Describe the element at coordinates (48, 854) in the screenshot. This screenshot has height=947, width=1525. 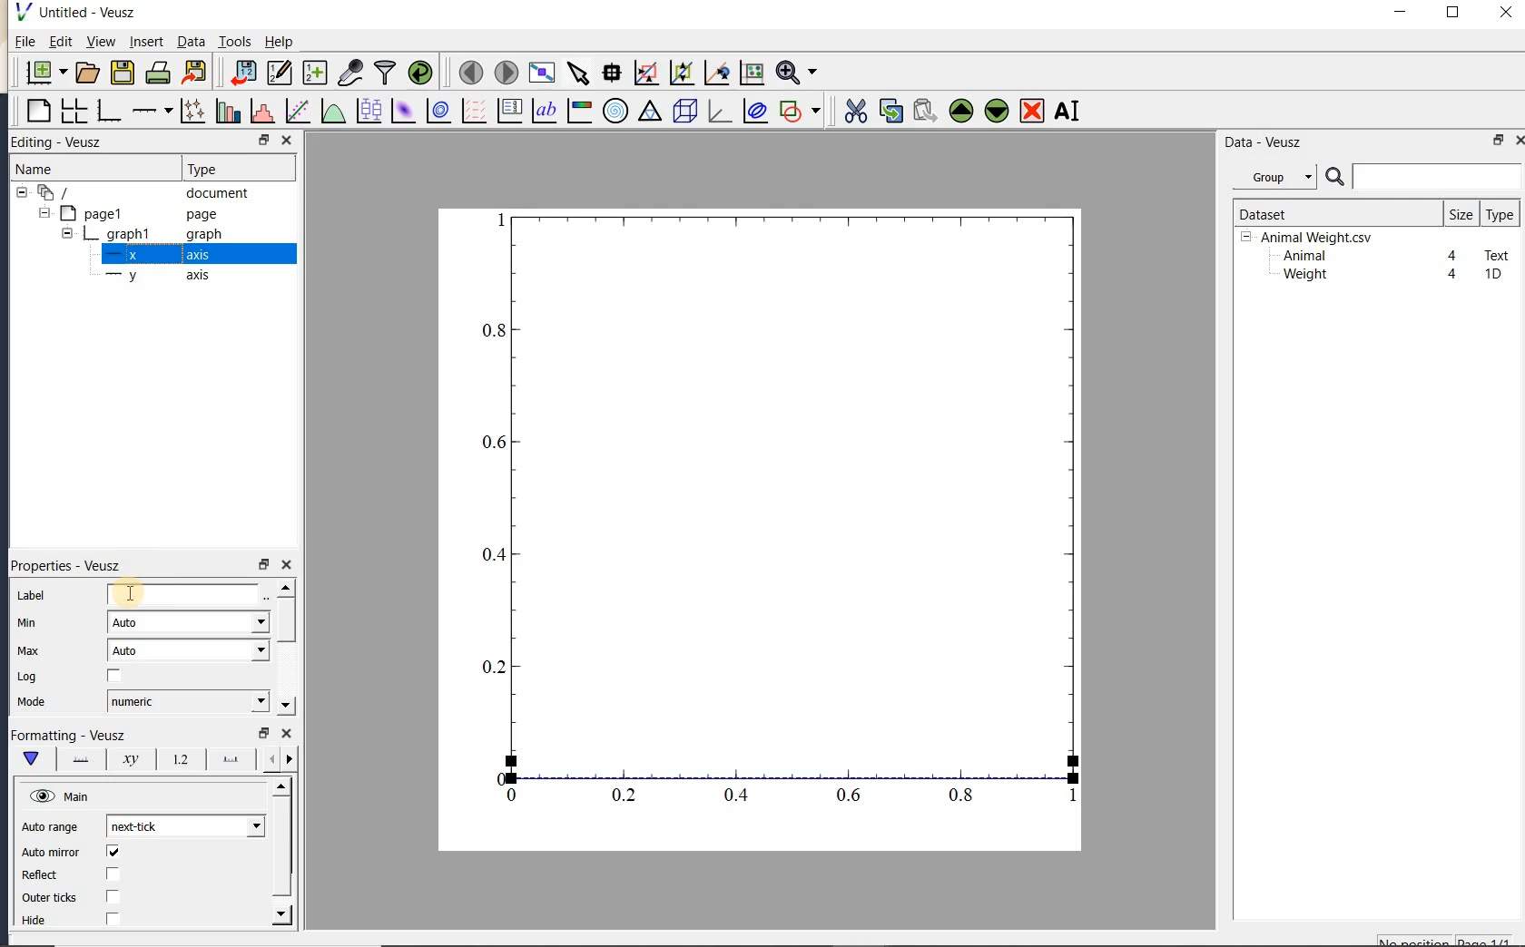
I see `Auto mirror` at that location.